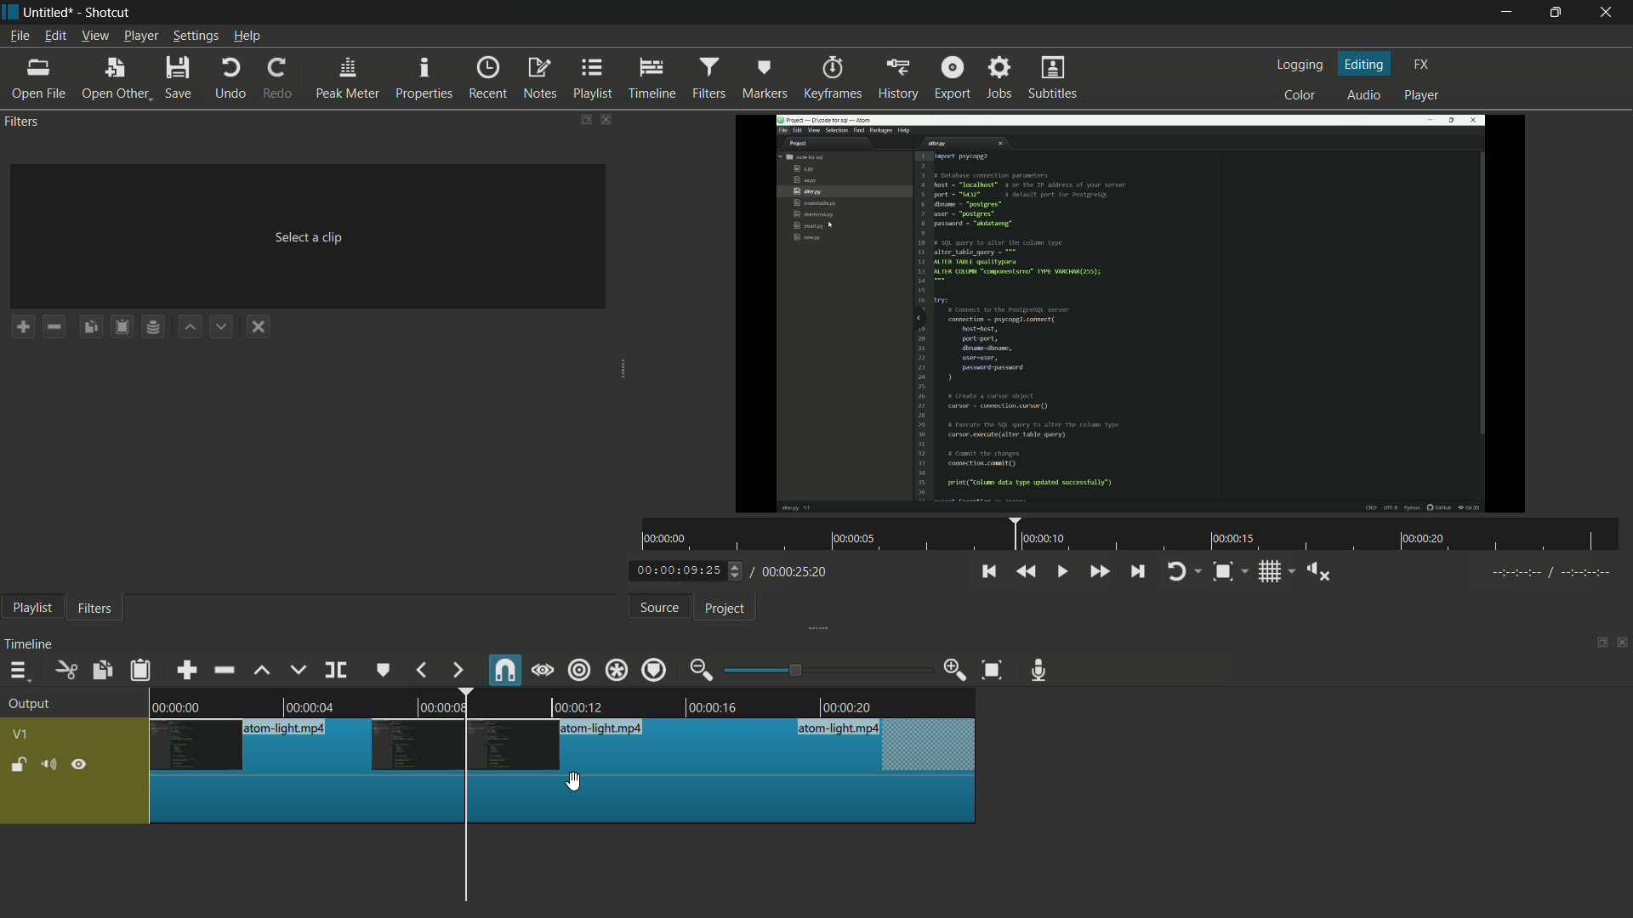 This screenshot has height=918, width=1633. Describe the element at coordinates (1098, 571) in the screenshot. I see `quickly play forward` at that location.